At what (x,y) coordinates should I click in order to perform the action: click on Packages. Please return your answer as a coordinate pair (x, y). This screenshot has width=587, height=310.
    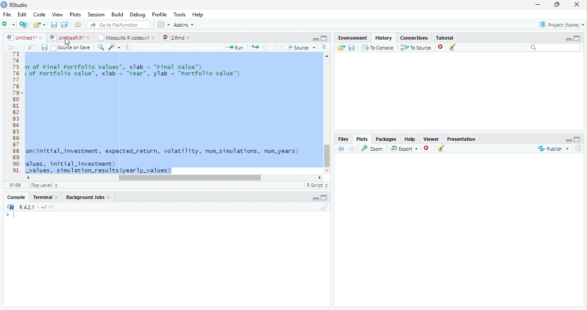
    Looking at the image, I should click on (386, 138).